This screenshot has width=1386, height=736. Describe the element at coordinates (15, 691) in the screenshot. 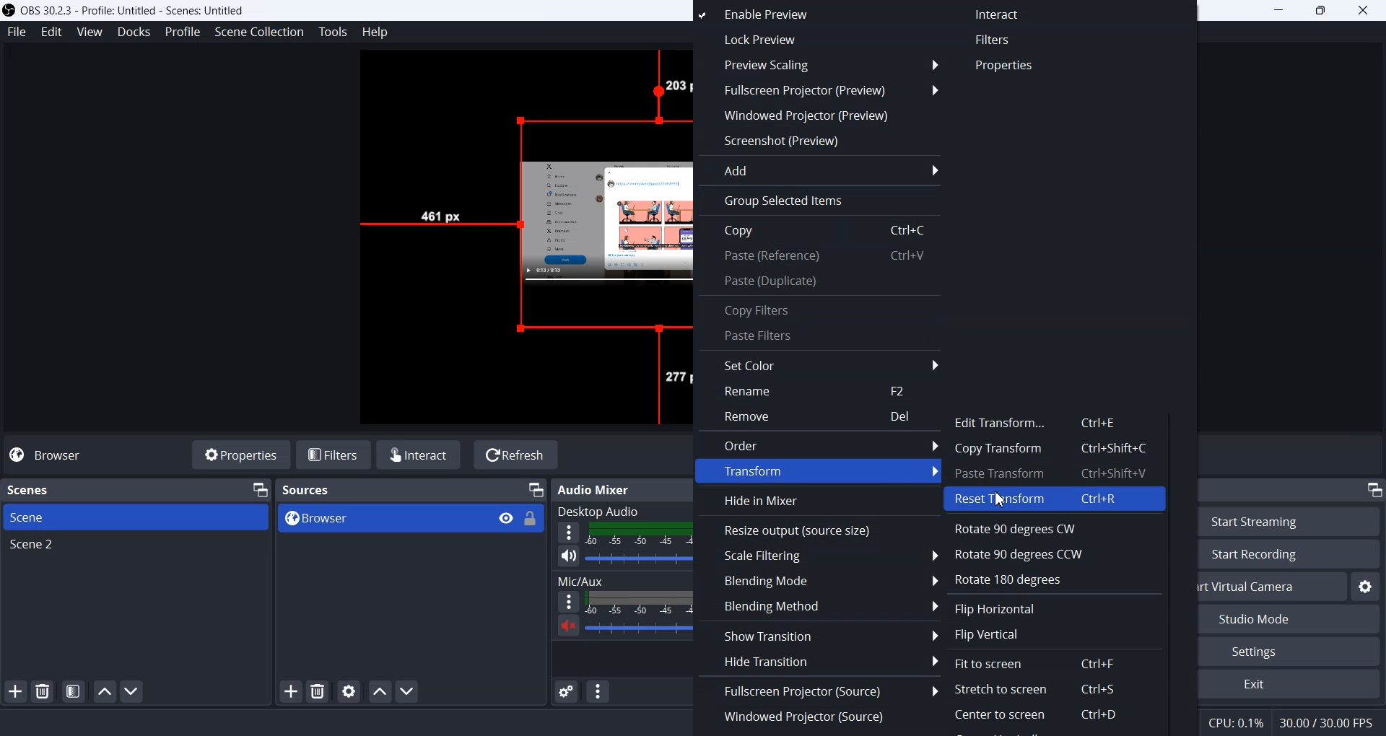

I see `Add Scene` at that location.